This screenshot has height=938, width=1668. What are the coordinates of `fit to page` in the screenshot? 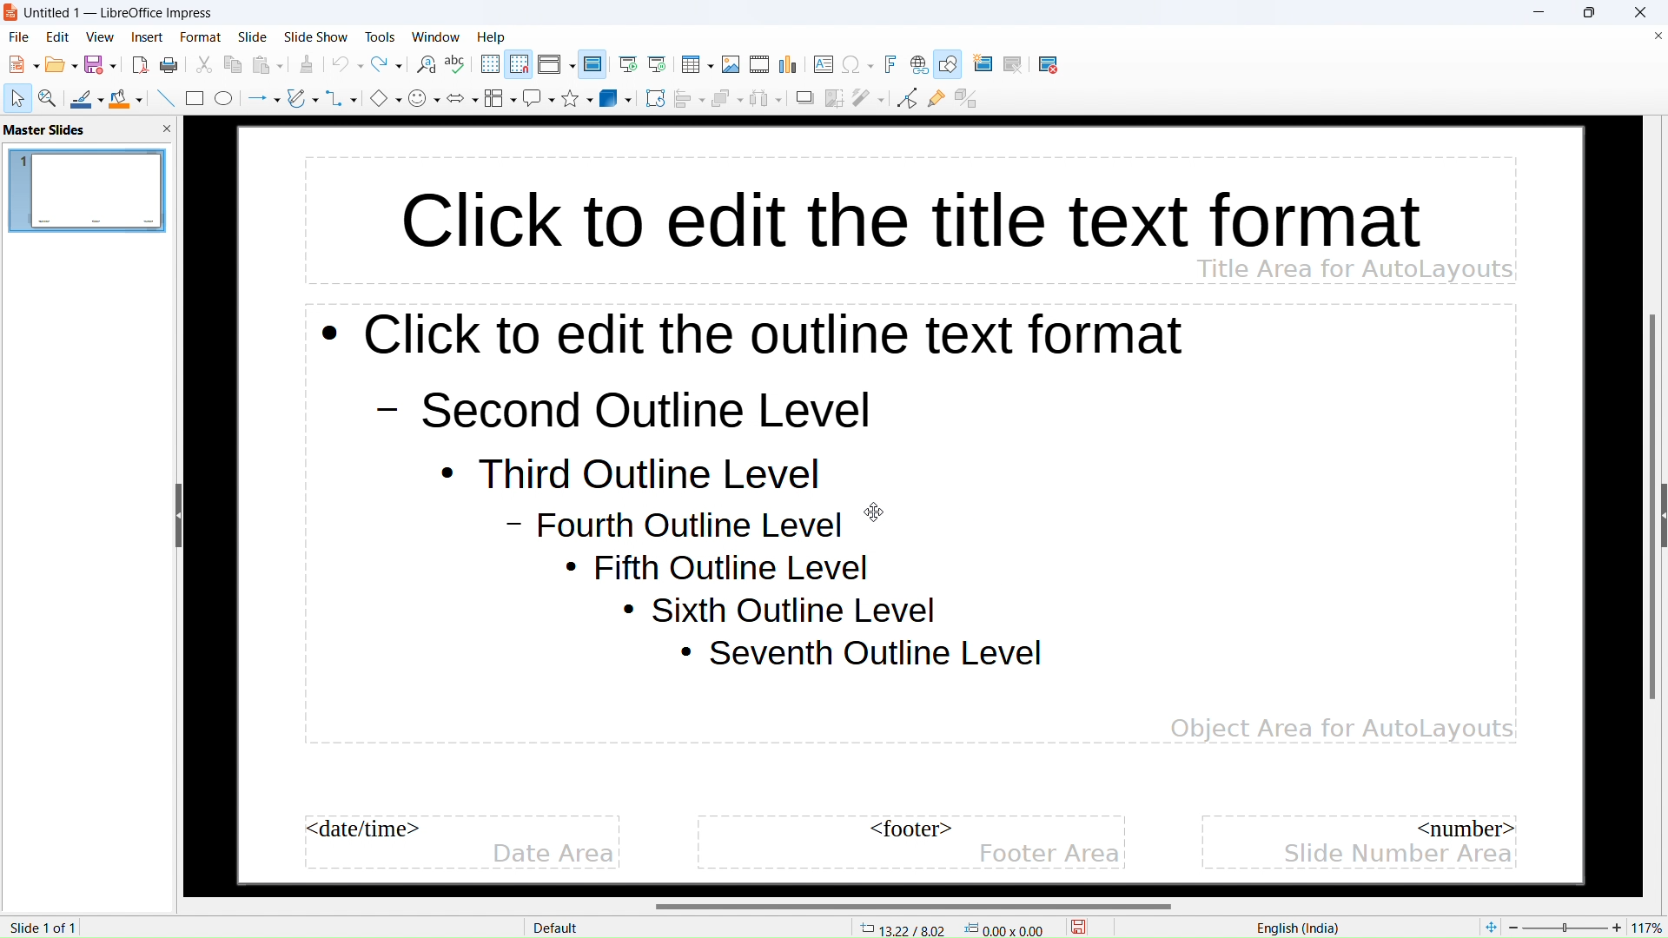 It's located at (1490, 927).